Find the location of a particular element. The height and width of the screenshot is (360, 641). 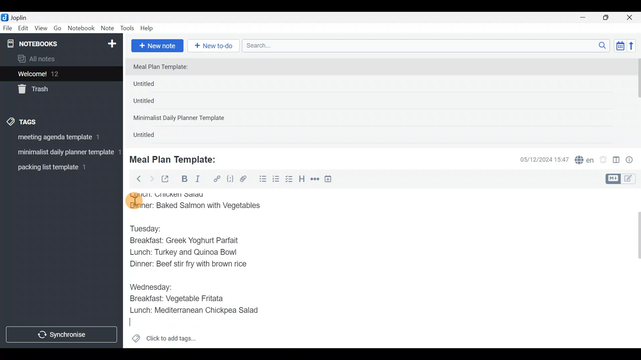

Back is located at coordinates (136, 178).